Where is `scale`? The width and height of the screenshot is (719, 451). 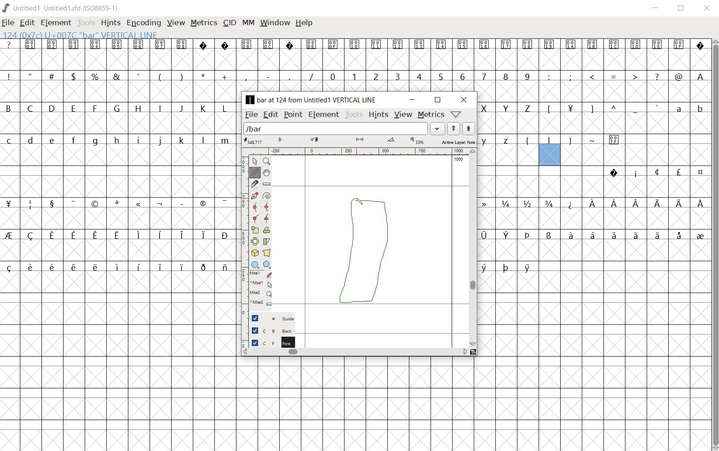 scale is located at coordinates (359, 140).